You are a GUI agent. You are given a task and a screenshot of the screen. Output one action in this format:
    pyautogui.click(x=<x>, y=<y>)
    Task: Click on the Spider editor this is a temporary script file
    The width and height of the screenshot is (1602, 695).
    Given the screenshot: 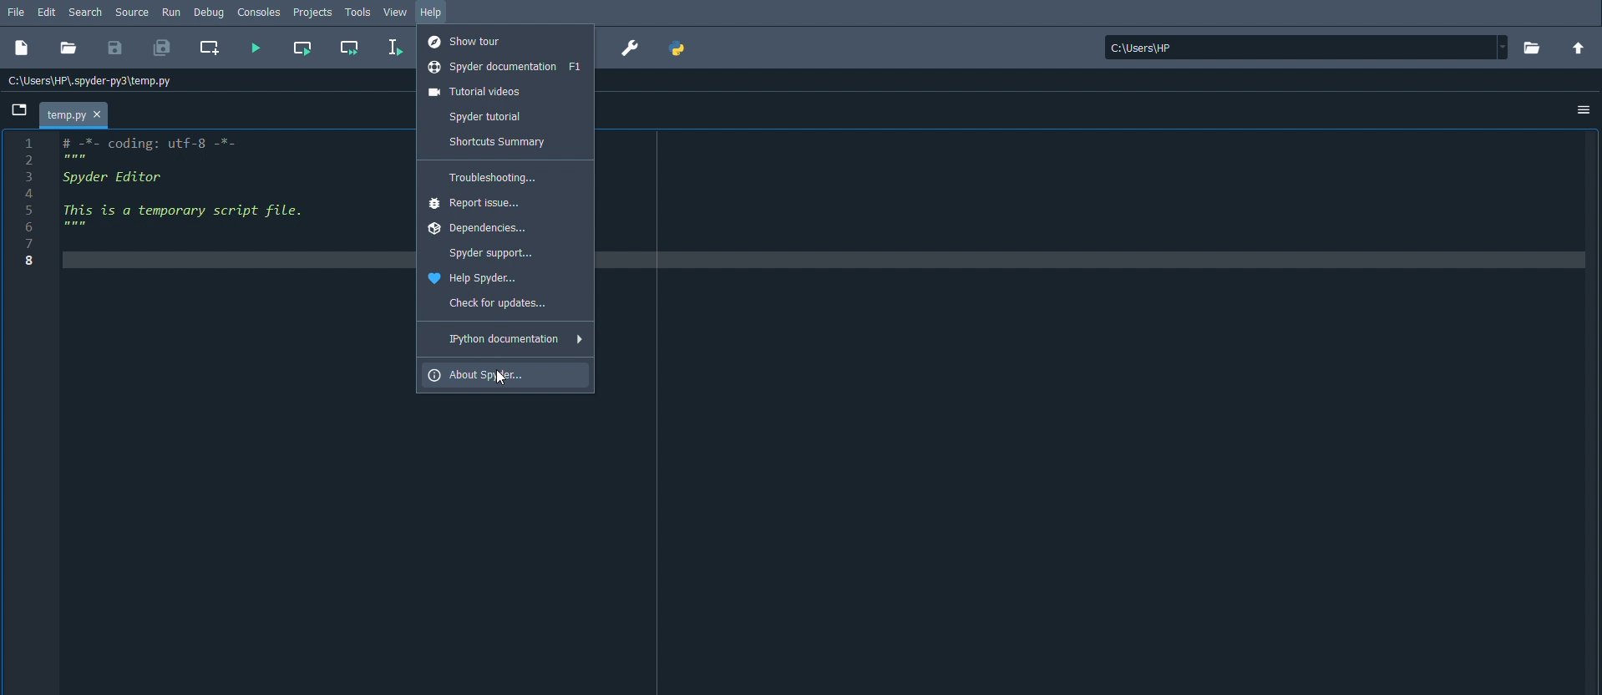 What is the action you would take?
    pyautogui.click(x=200, y=206)
    